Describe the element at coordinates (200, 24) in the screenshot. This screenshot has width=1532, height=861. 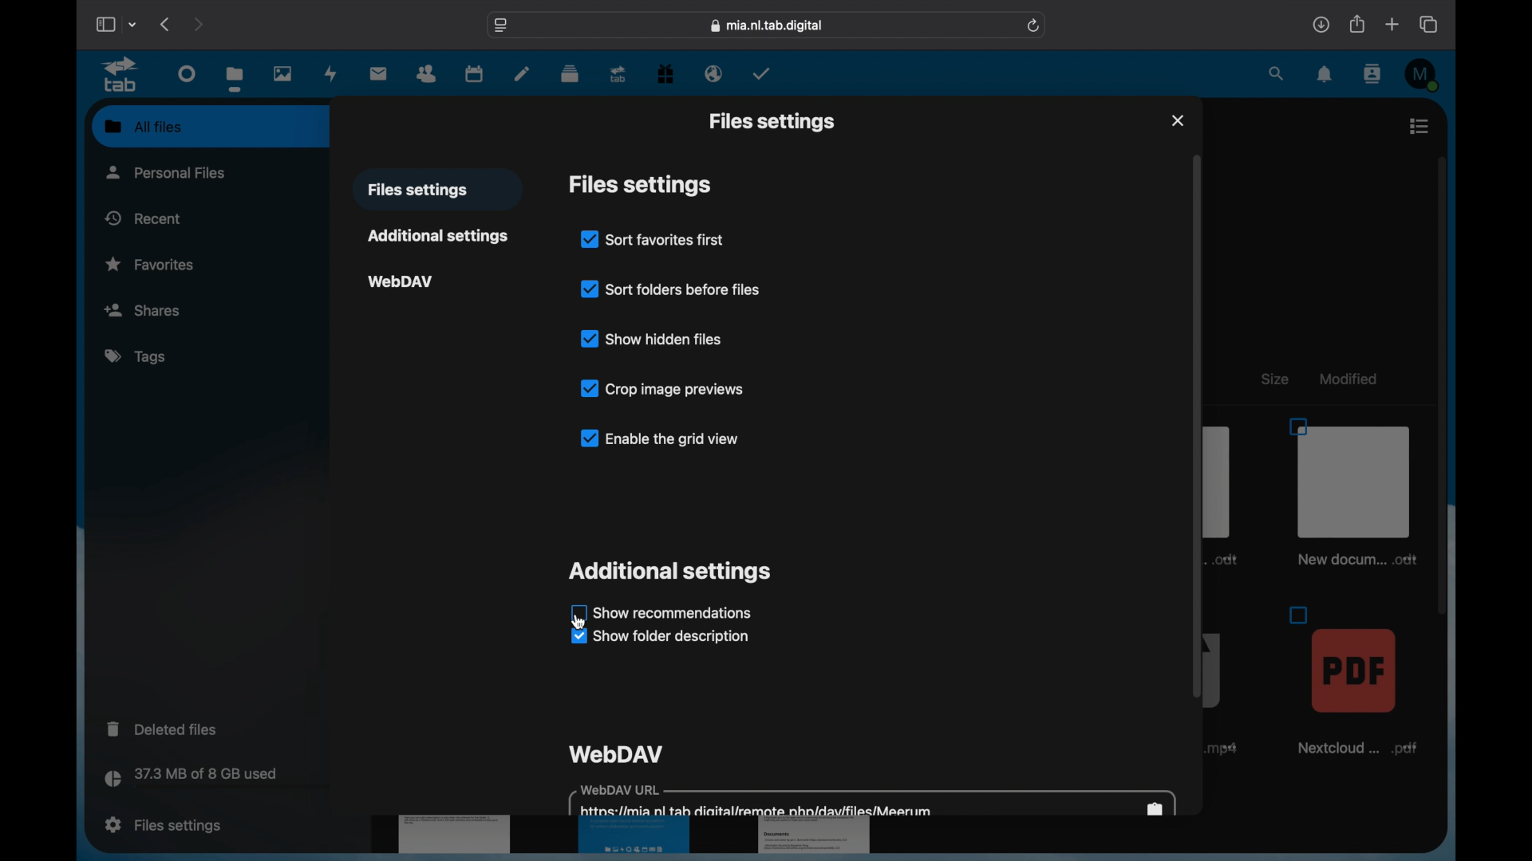
I see `next` at that location.